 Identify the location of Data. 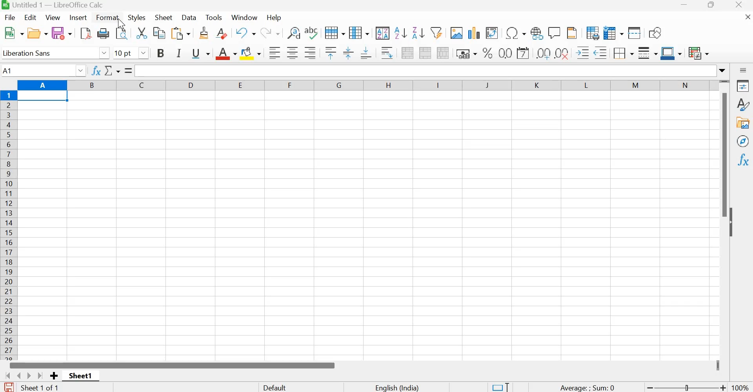
(189, 17).